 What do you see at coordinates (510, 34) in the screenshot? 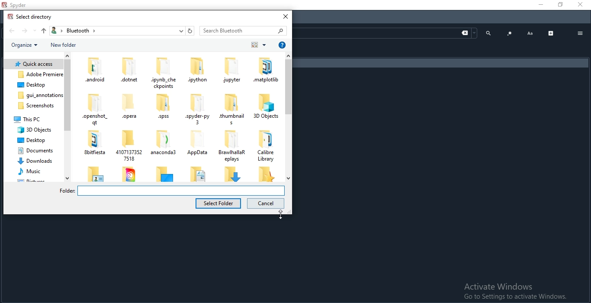
I see `code block` at bounding box center [510, 34].